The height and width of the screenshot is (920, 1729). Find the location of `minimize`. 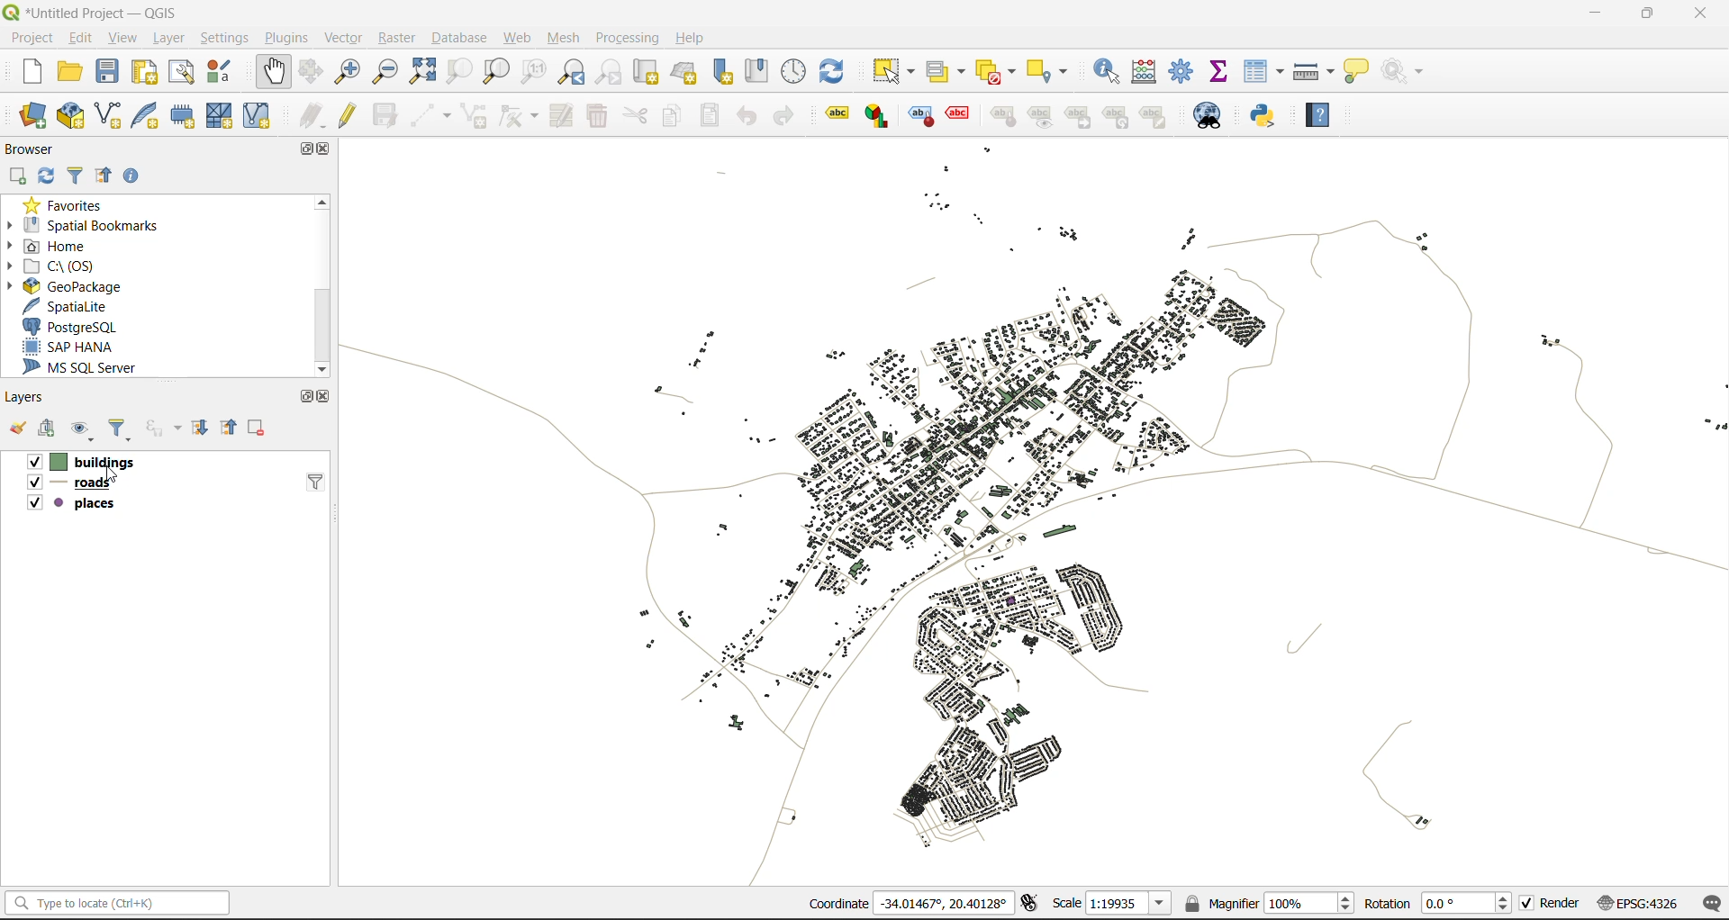

minimize is located at coordinates (1589, 17).